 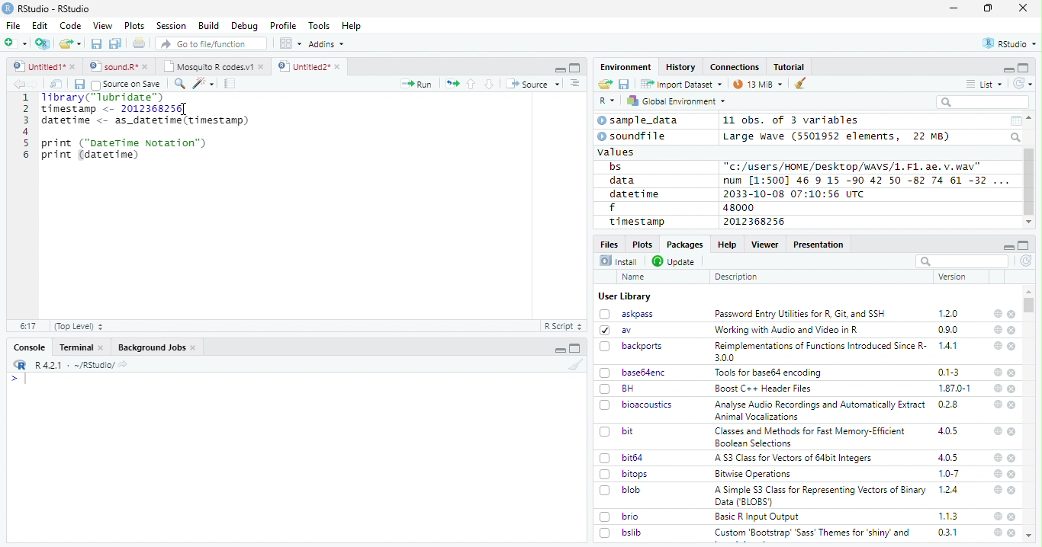 What do you see at coordinates (734, 67) in the screenshot?
I see `Connections` at bounding box center [734, 67].